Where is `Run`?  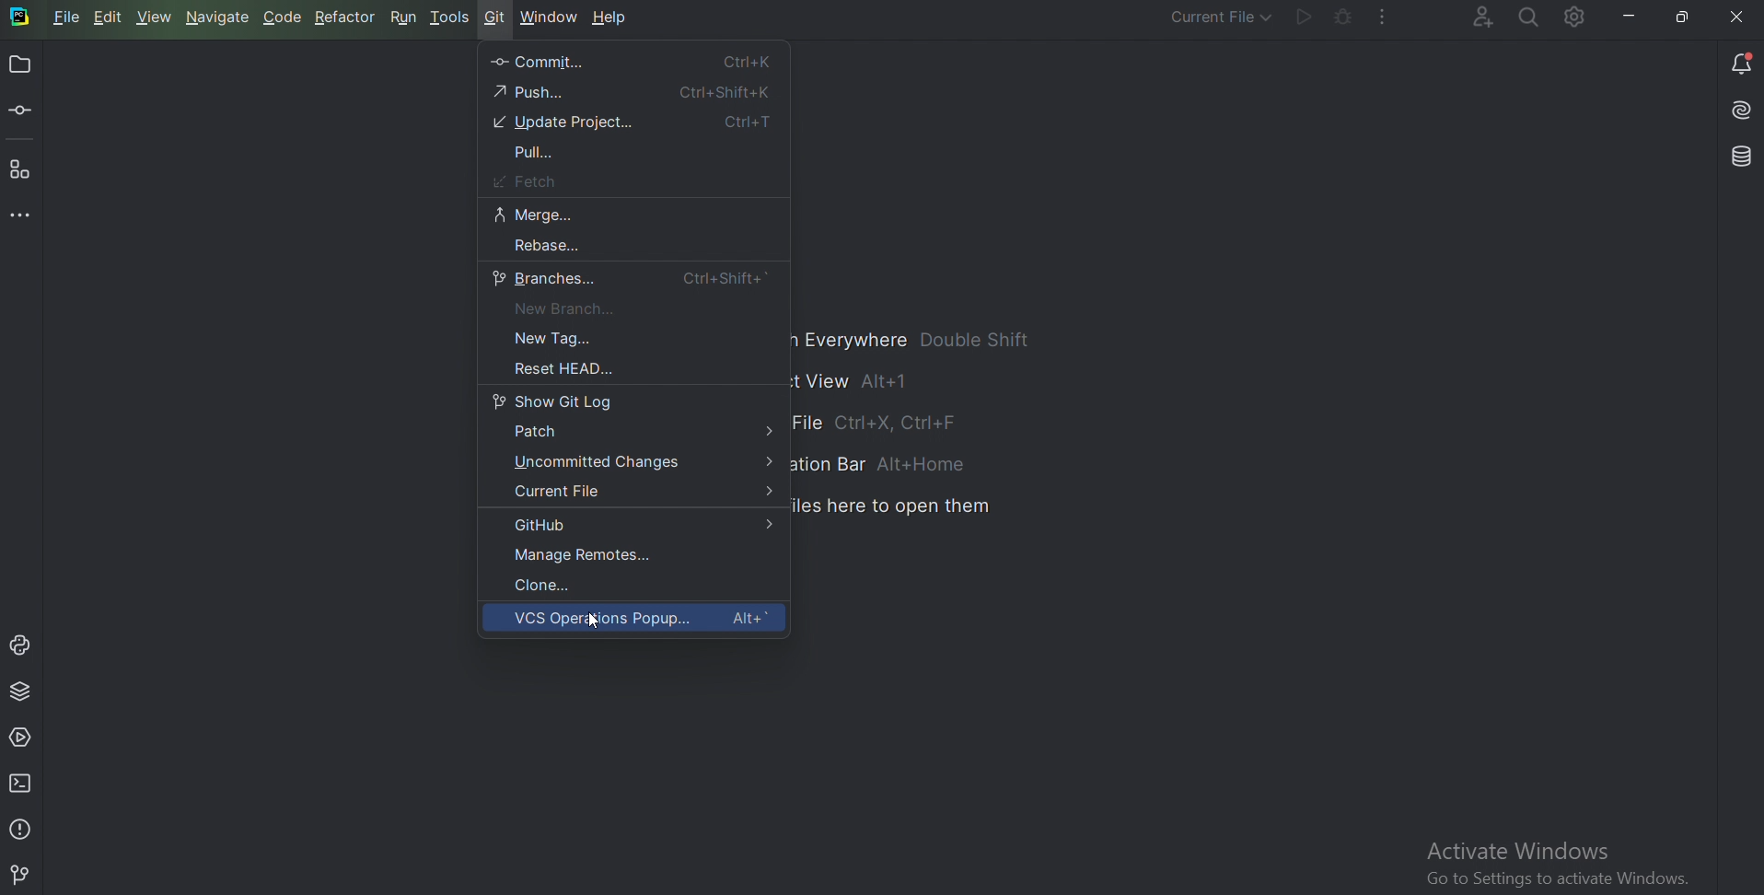 Run is located at coordinates (402, 17).